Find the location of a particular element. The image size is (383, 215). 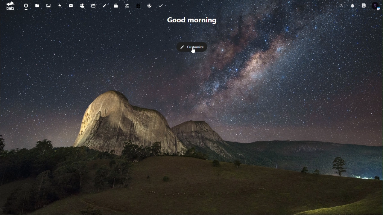

Cursor is located at coordinates (194, 50).